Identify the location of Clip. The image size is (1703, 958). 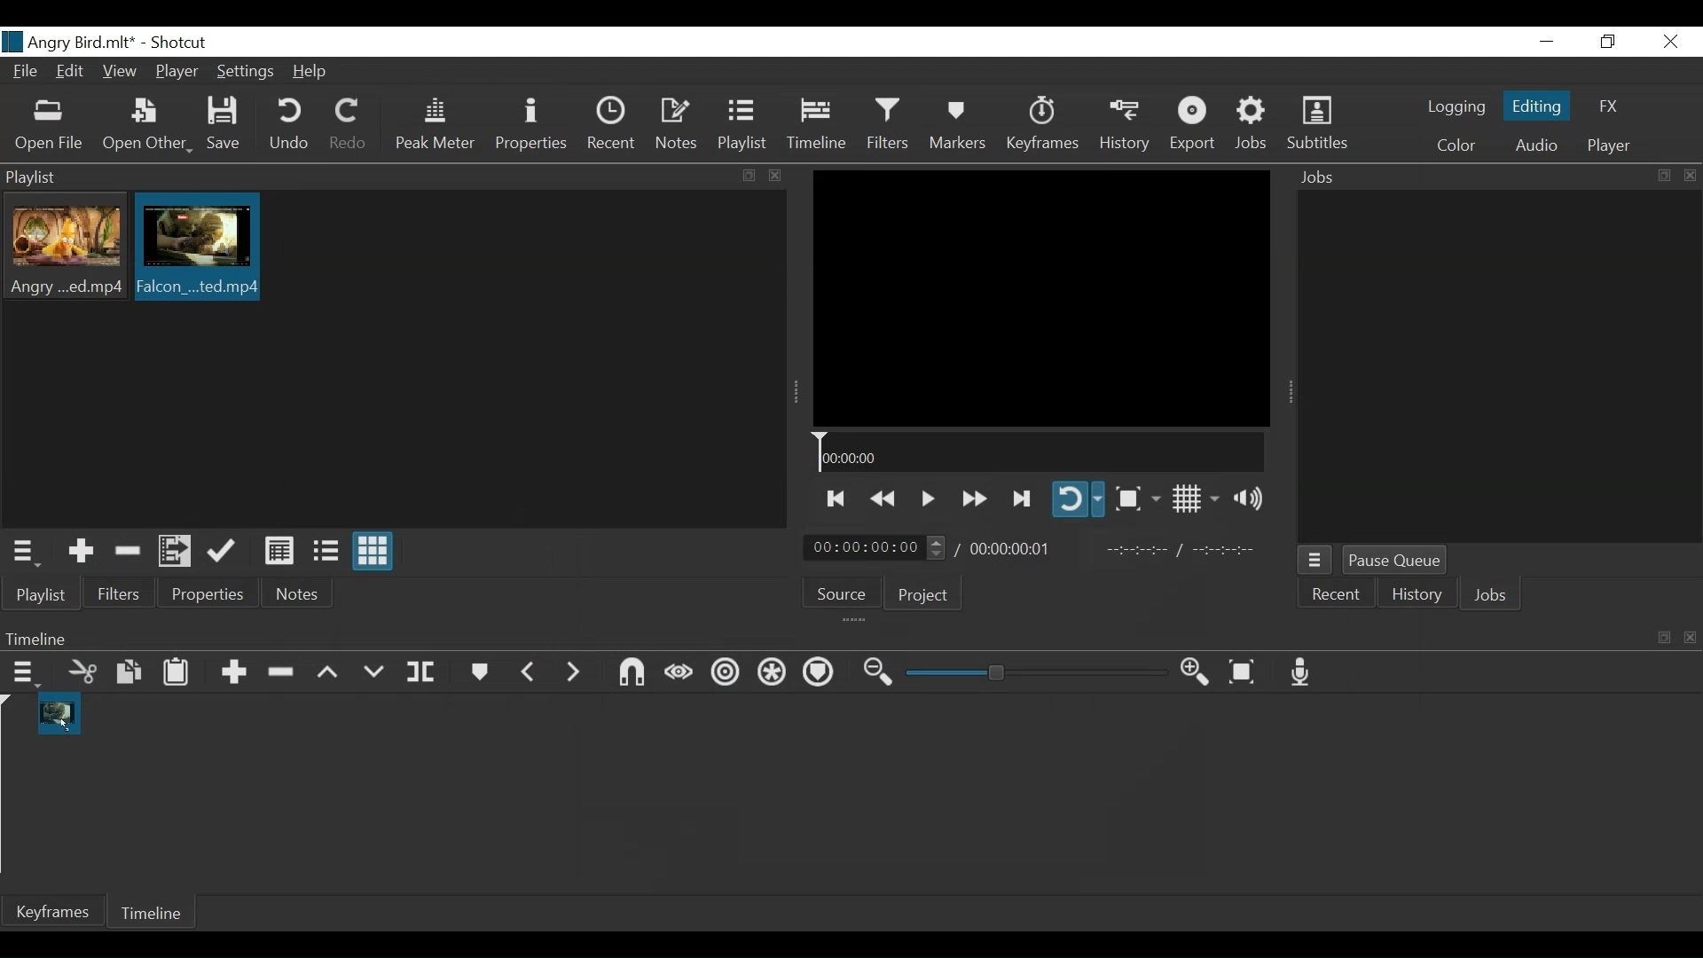
(196, 247).